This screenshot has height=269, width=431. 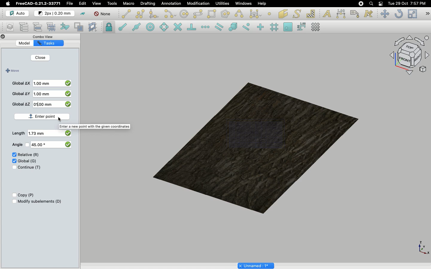 I want to click on Tools, so click(x=112, y=4).